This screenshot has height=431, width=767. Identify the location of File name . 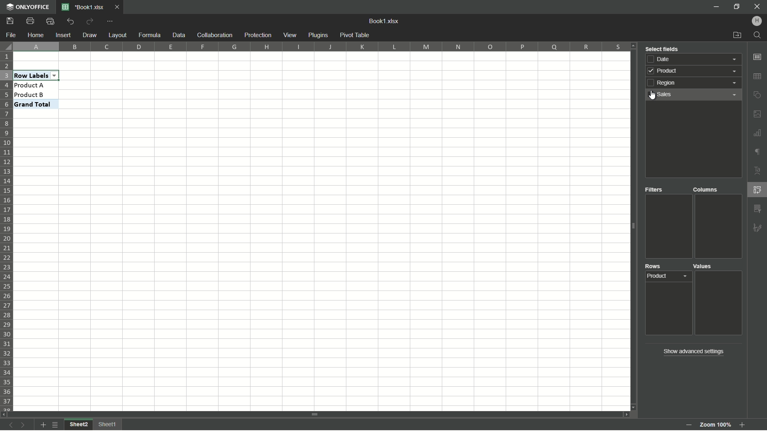
(84, 8).